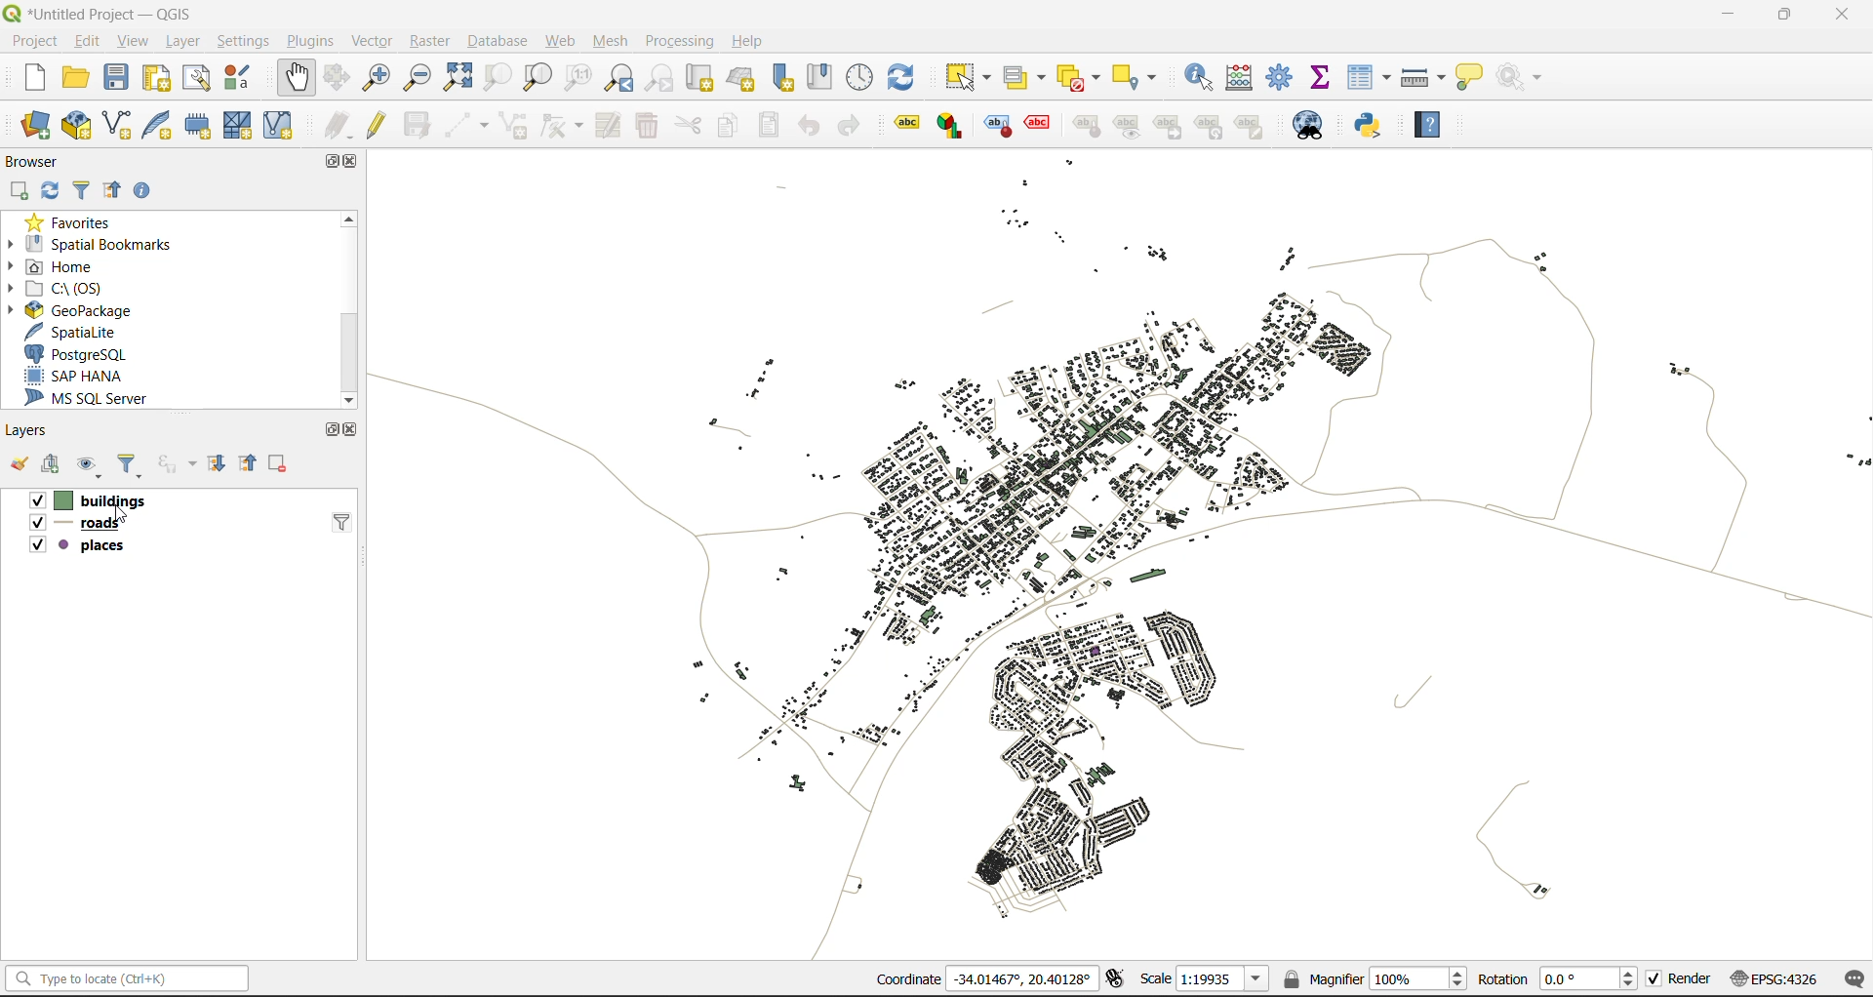 The width and height of the screenshot is (1873, 997). What do you see at coordinates (276, 126) in the screenshot?
I see `new virtual layer` at bounding box center [276, 126].